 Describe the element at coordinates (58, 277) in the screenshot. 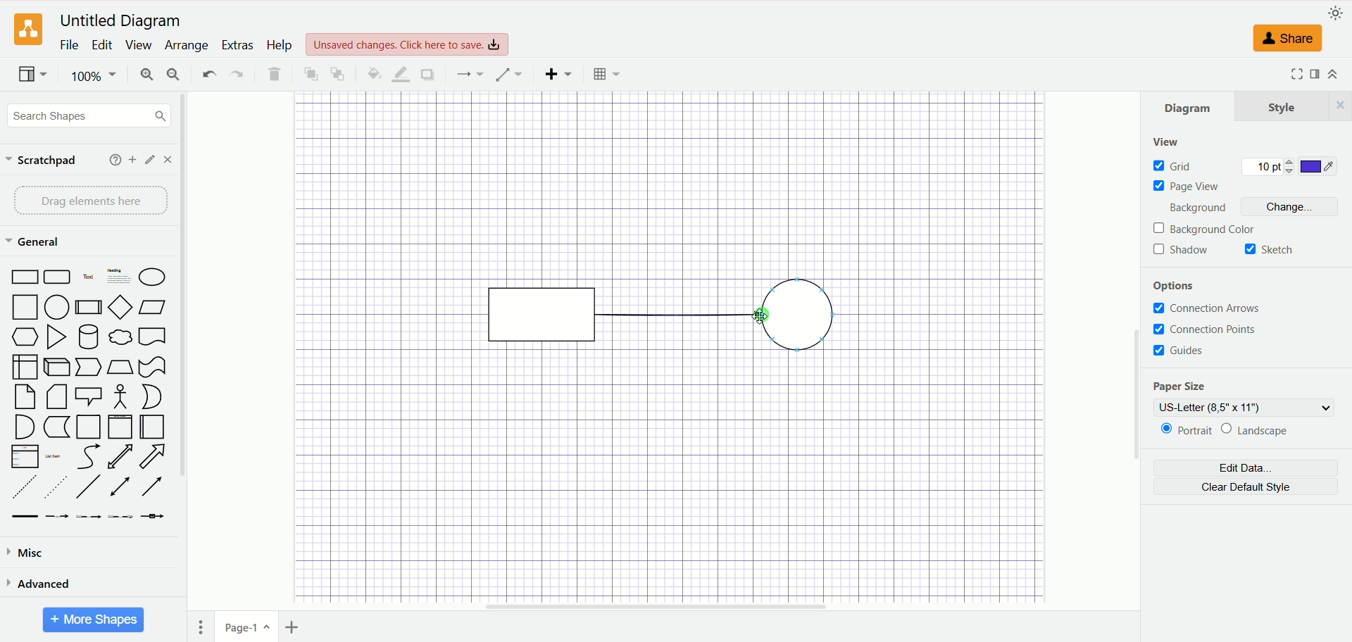

I see `Curved Edge Rectangle` at that location.